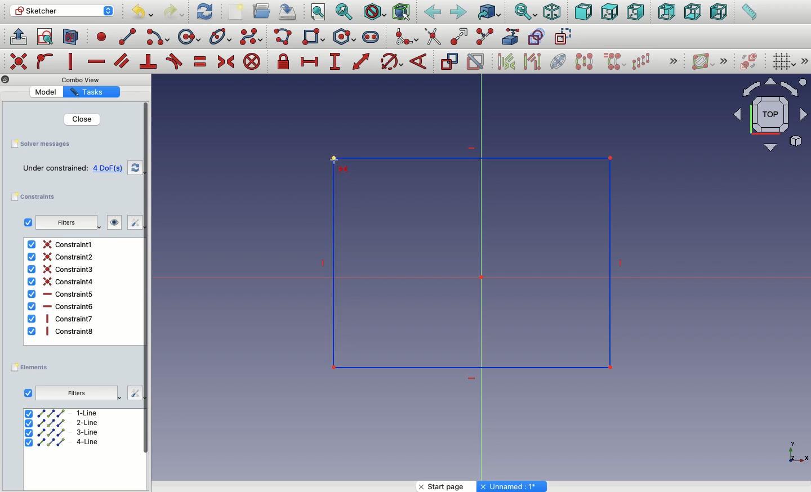 This screenshot has width=811, height=492. Describe the element at coordinates (531, 61) in the screenshot. I see `Selected associated geometry` at that location.